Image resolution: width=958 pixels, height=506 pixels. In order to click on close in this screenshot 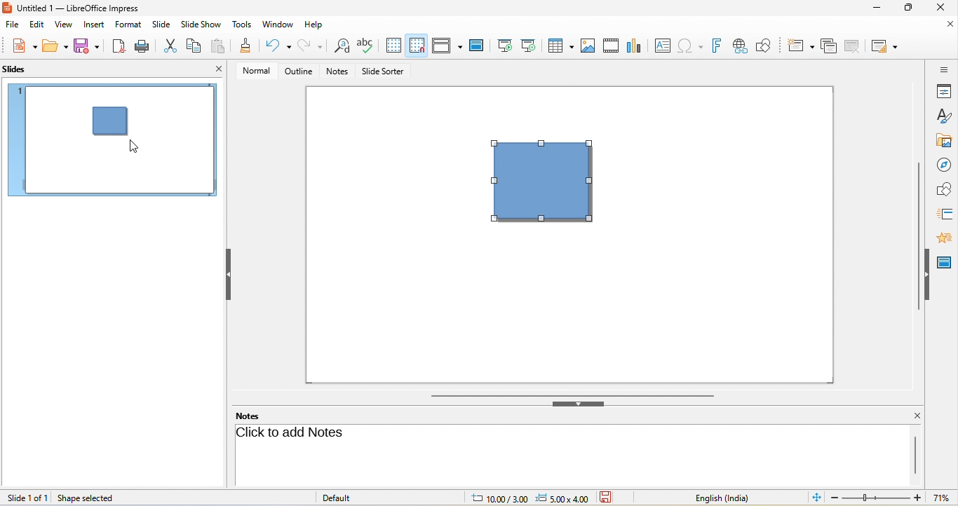, I will do `click(944, 9)`.